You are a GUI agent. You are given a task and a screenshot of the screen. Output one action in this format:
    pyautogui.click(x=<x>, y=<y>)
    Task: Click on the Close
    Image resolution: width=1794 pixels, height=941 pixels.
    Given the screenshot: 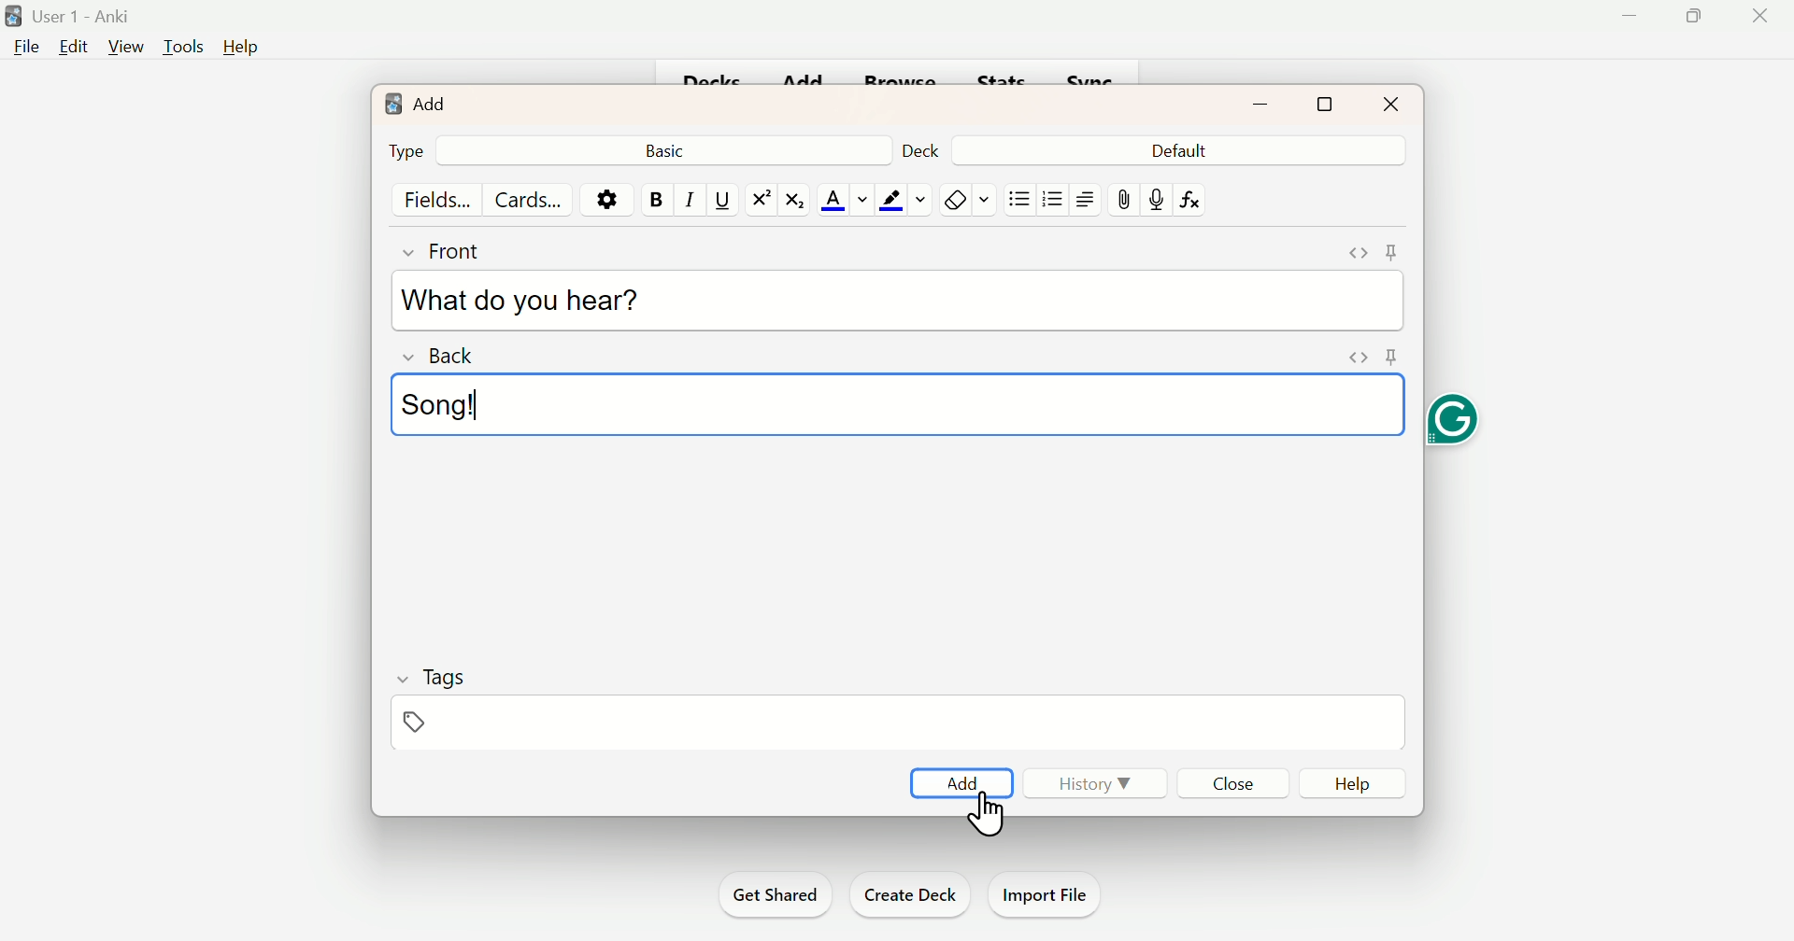 What is the action you would take?
    pyautogui.click(x=1391, y=103)
    